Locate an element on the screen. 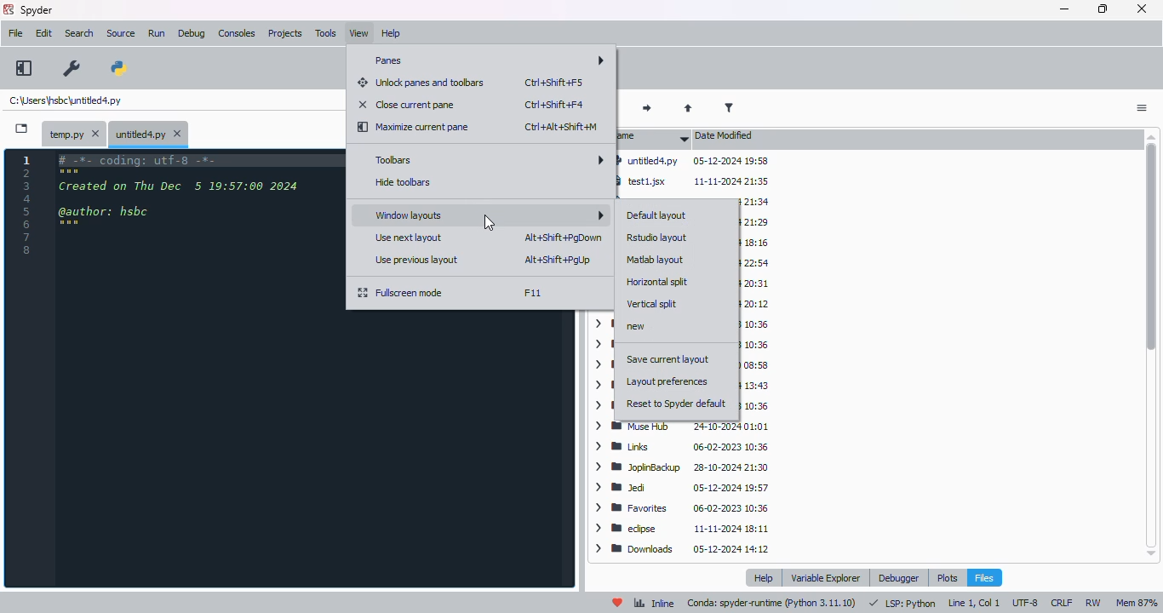 The image size is (1163, 613). reset to spyder default is located at coordinates (677, 404).